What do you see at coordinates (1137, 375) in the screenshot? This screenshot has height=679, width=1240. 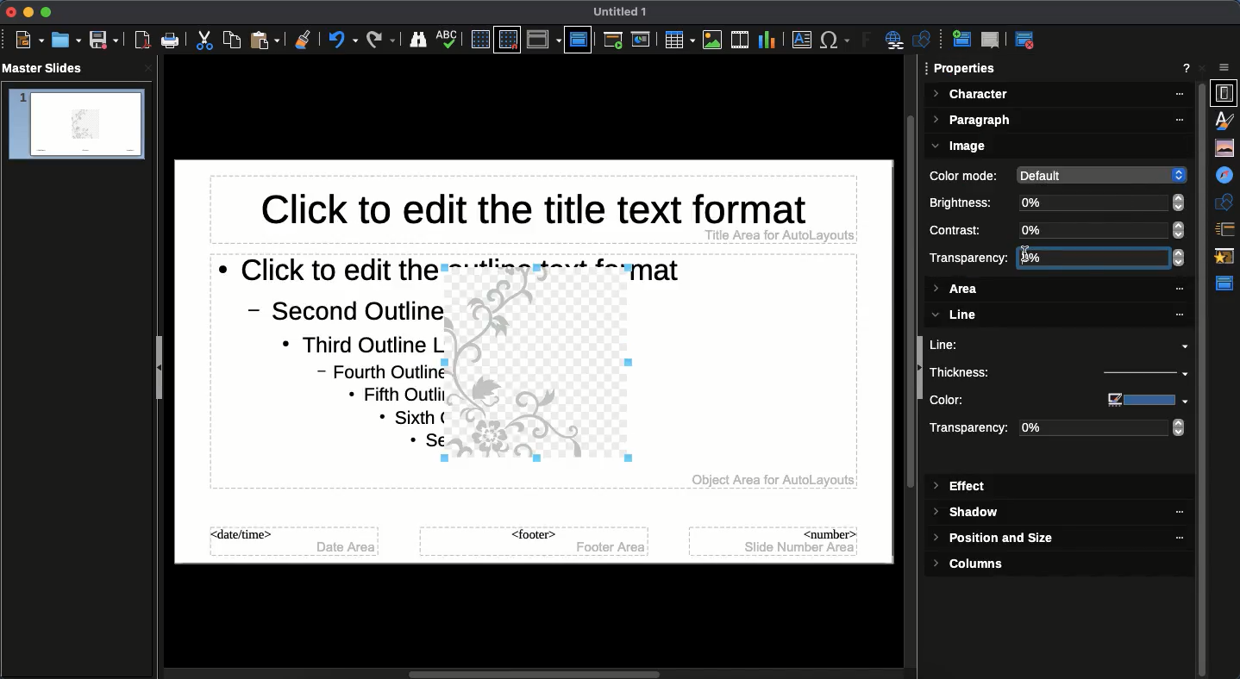 I see `thickness input` at bounding box center [1137, 375].